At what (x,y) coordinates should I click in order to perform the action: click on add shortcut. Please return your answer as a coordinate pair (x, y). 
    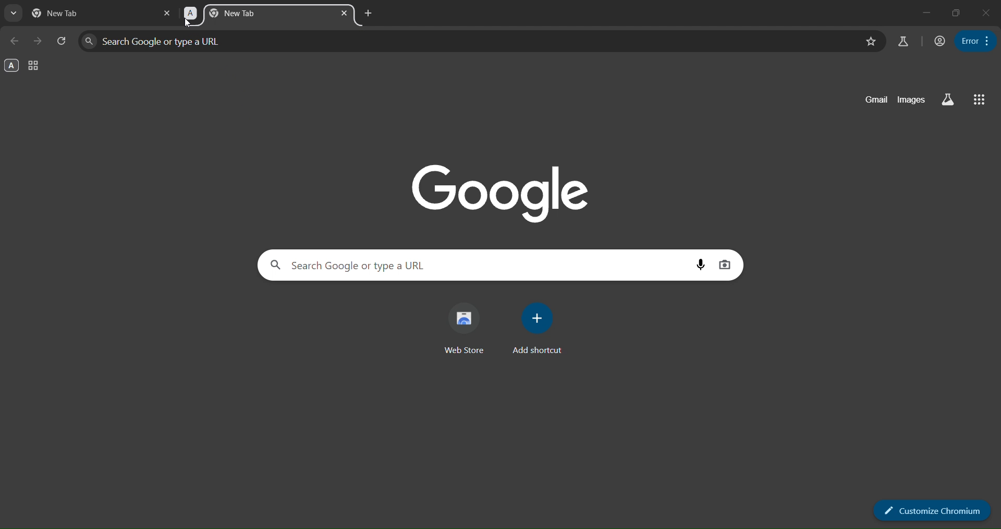
    Looking at the image, I should click on (538, 329).